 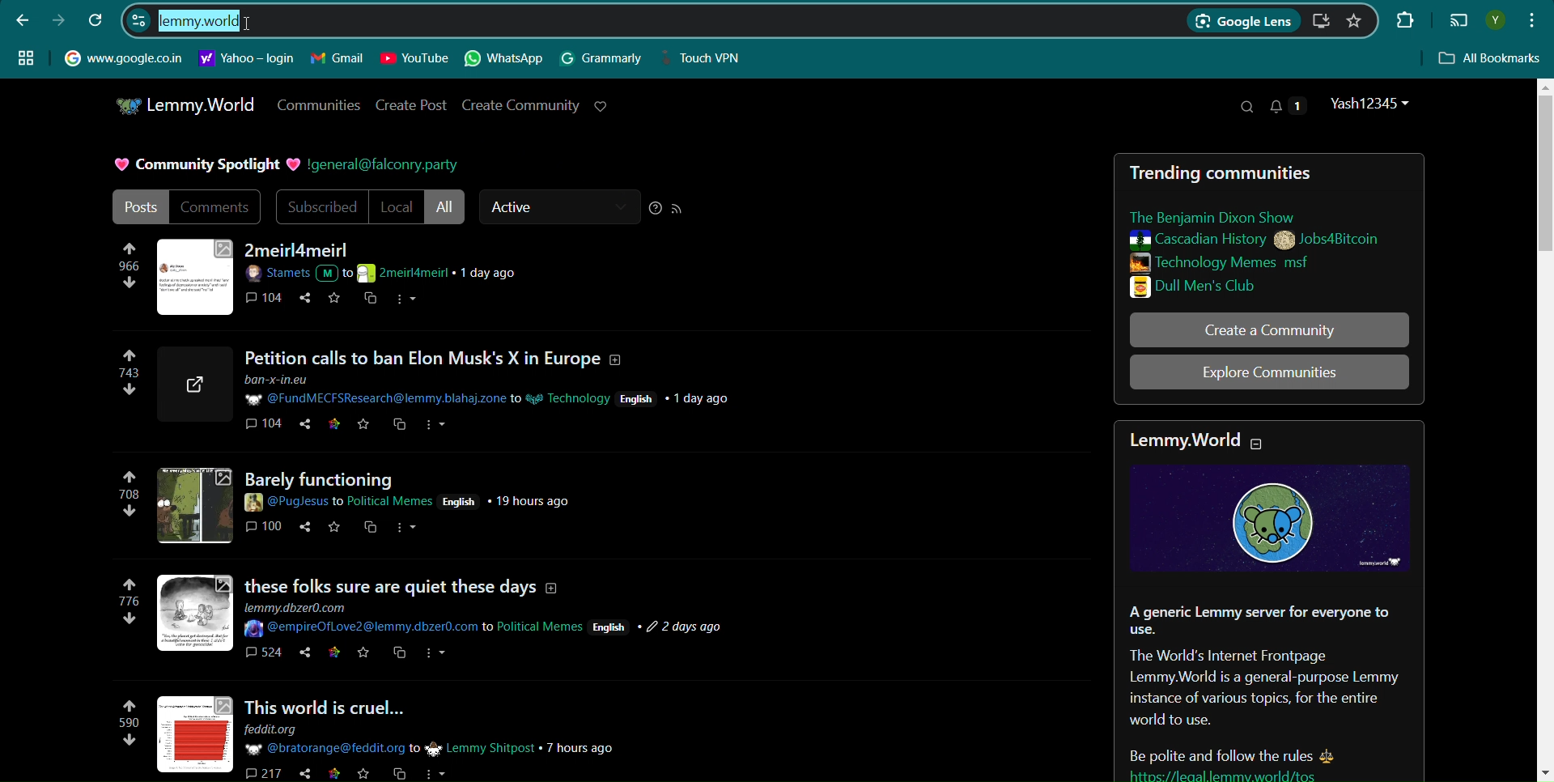 What do you see at coordinates (400, 657) in the screenshot?
I see `copy` at bounding box center [400, 657].